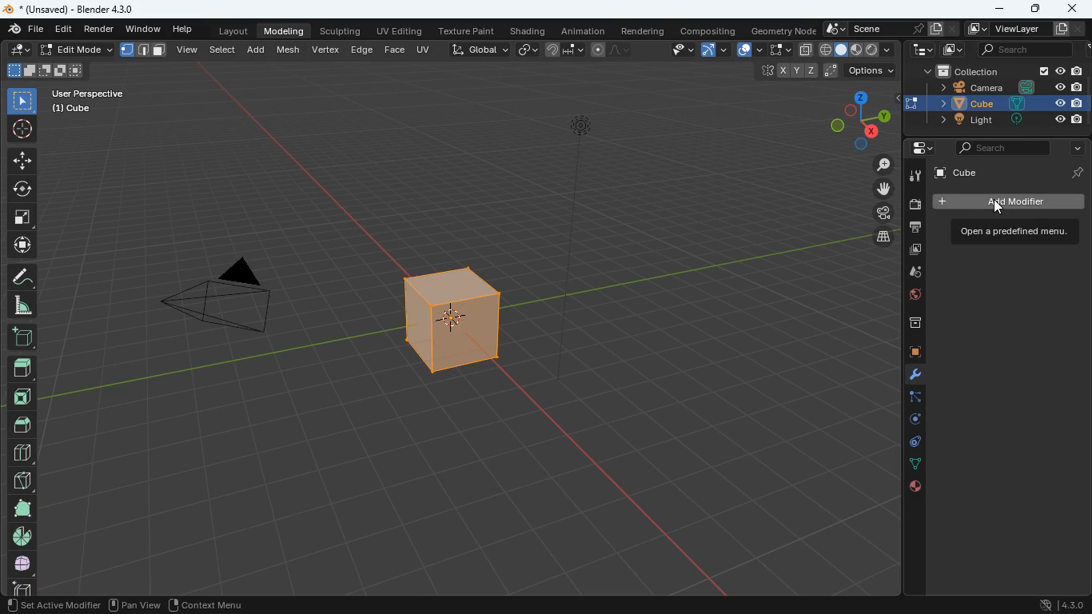 Image resolution: width=1092 pixels, height=614 pixels. What do you see at coordinates (911, 420) in the screenshot?
I see `rotation` at bounding box center [911, 420].